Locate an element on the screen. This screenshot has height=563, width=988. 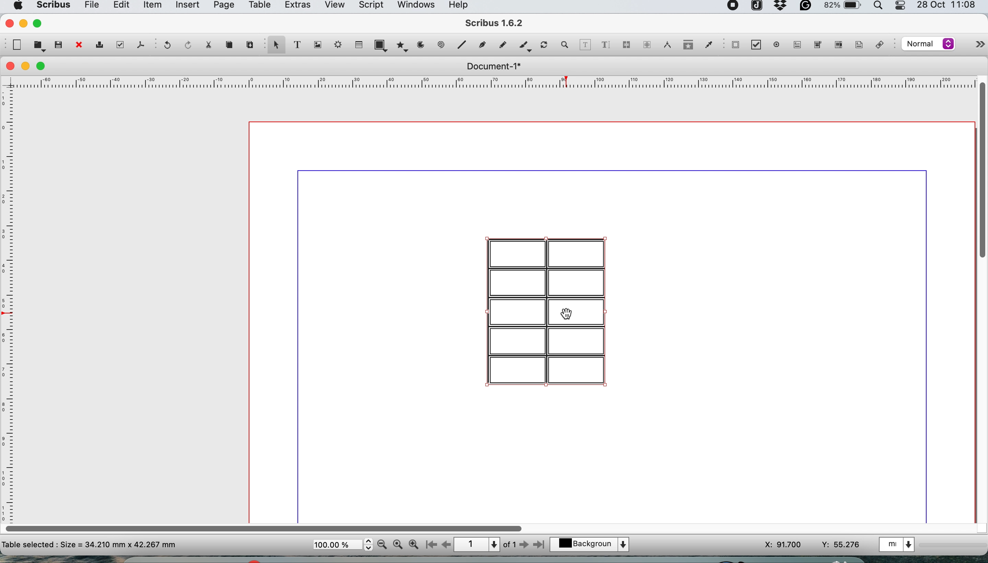
pdf combo box is located at coordinates (816, 47).